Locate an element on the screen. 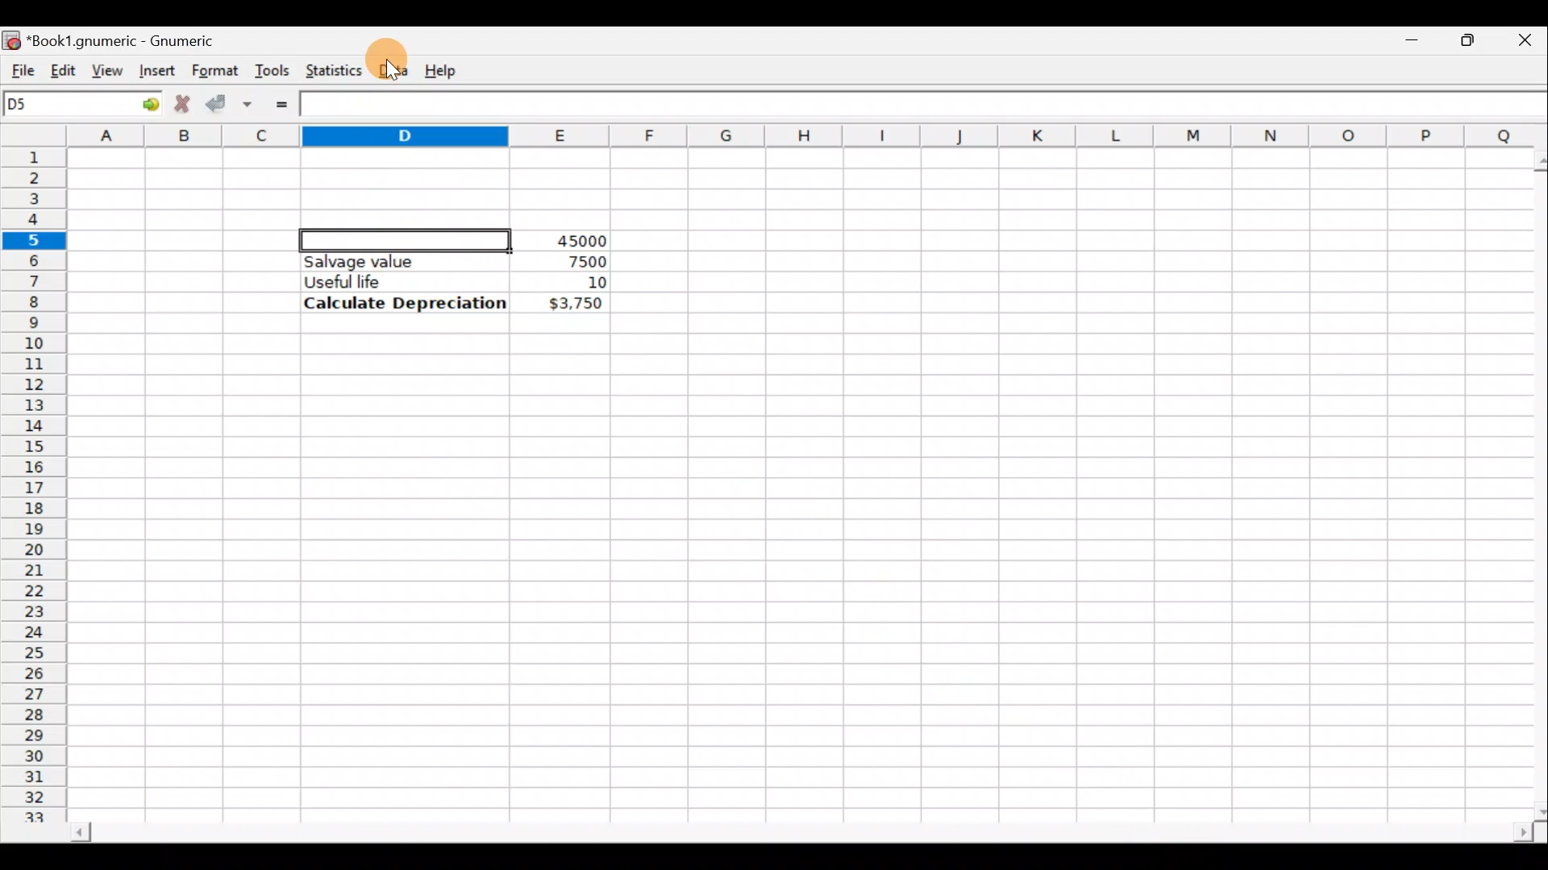 The image size is (1548, 870). Salvage value is located at coordinates (390, 261).